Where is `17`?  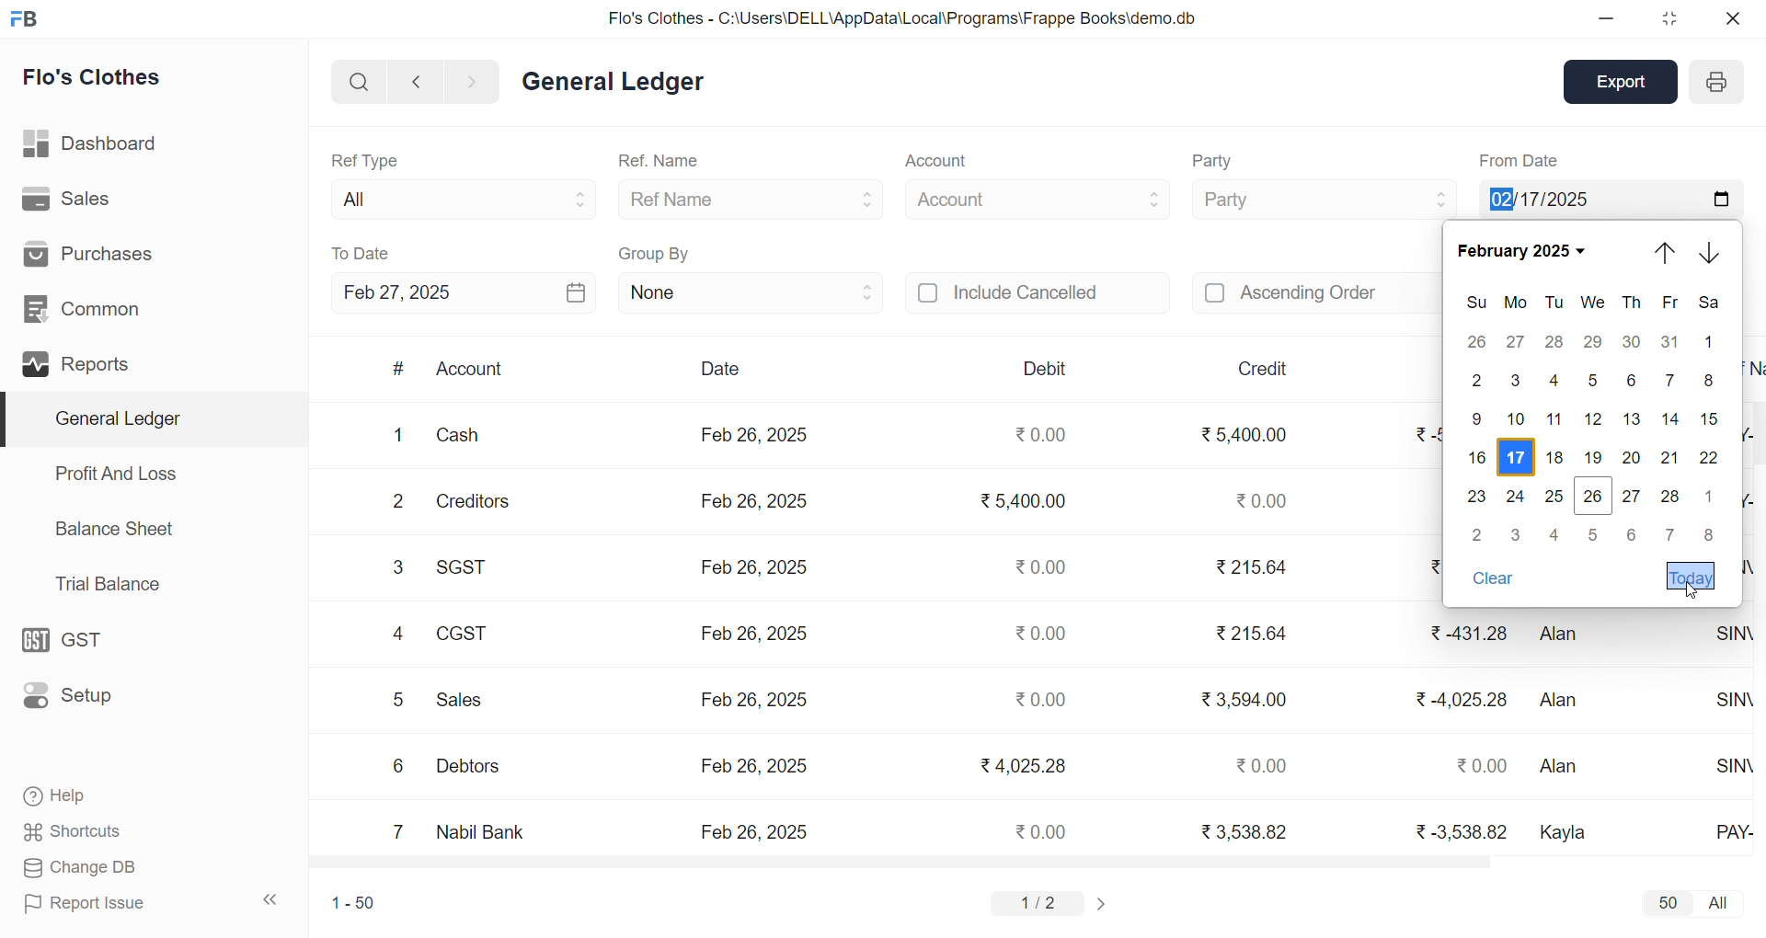 17 is located at coordinates (1519, 455).